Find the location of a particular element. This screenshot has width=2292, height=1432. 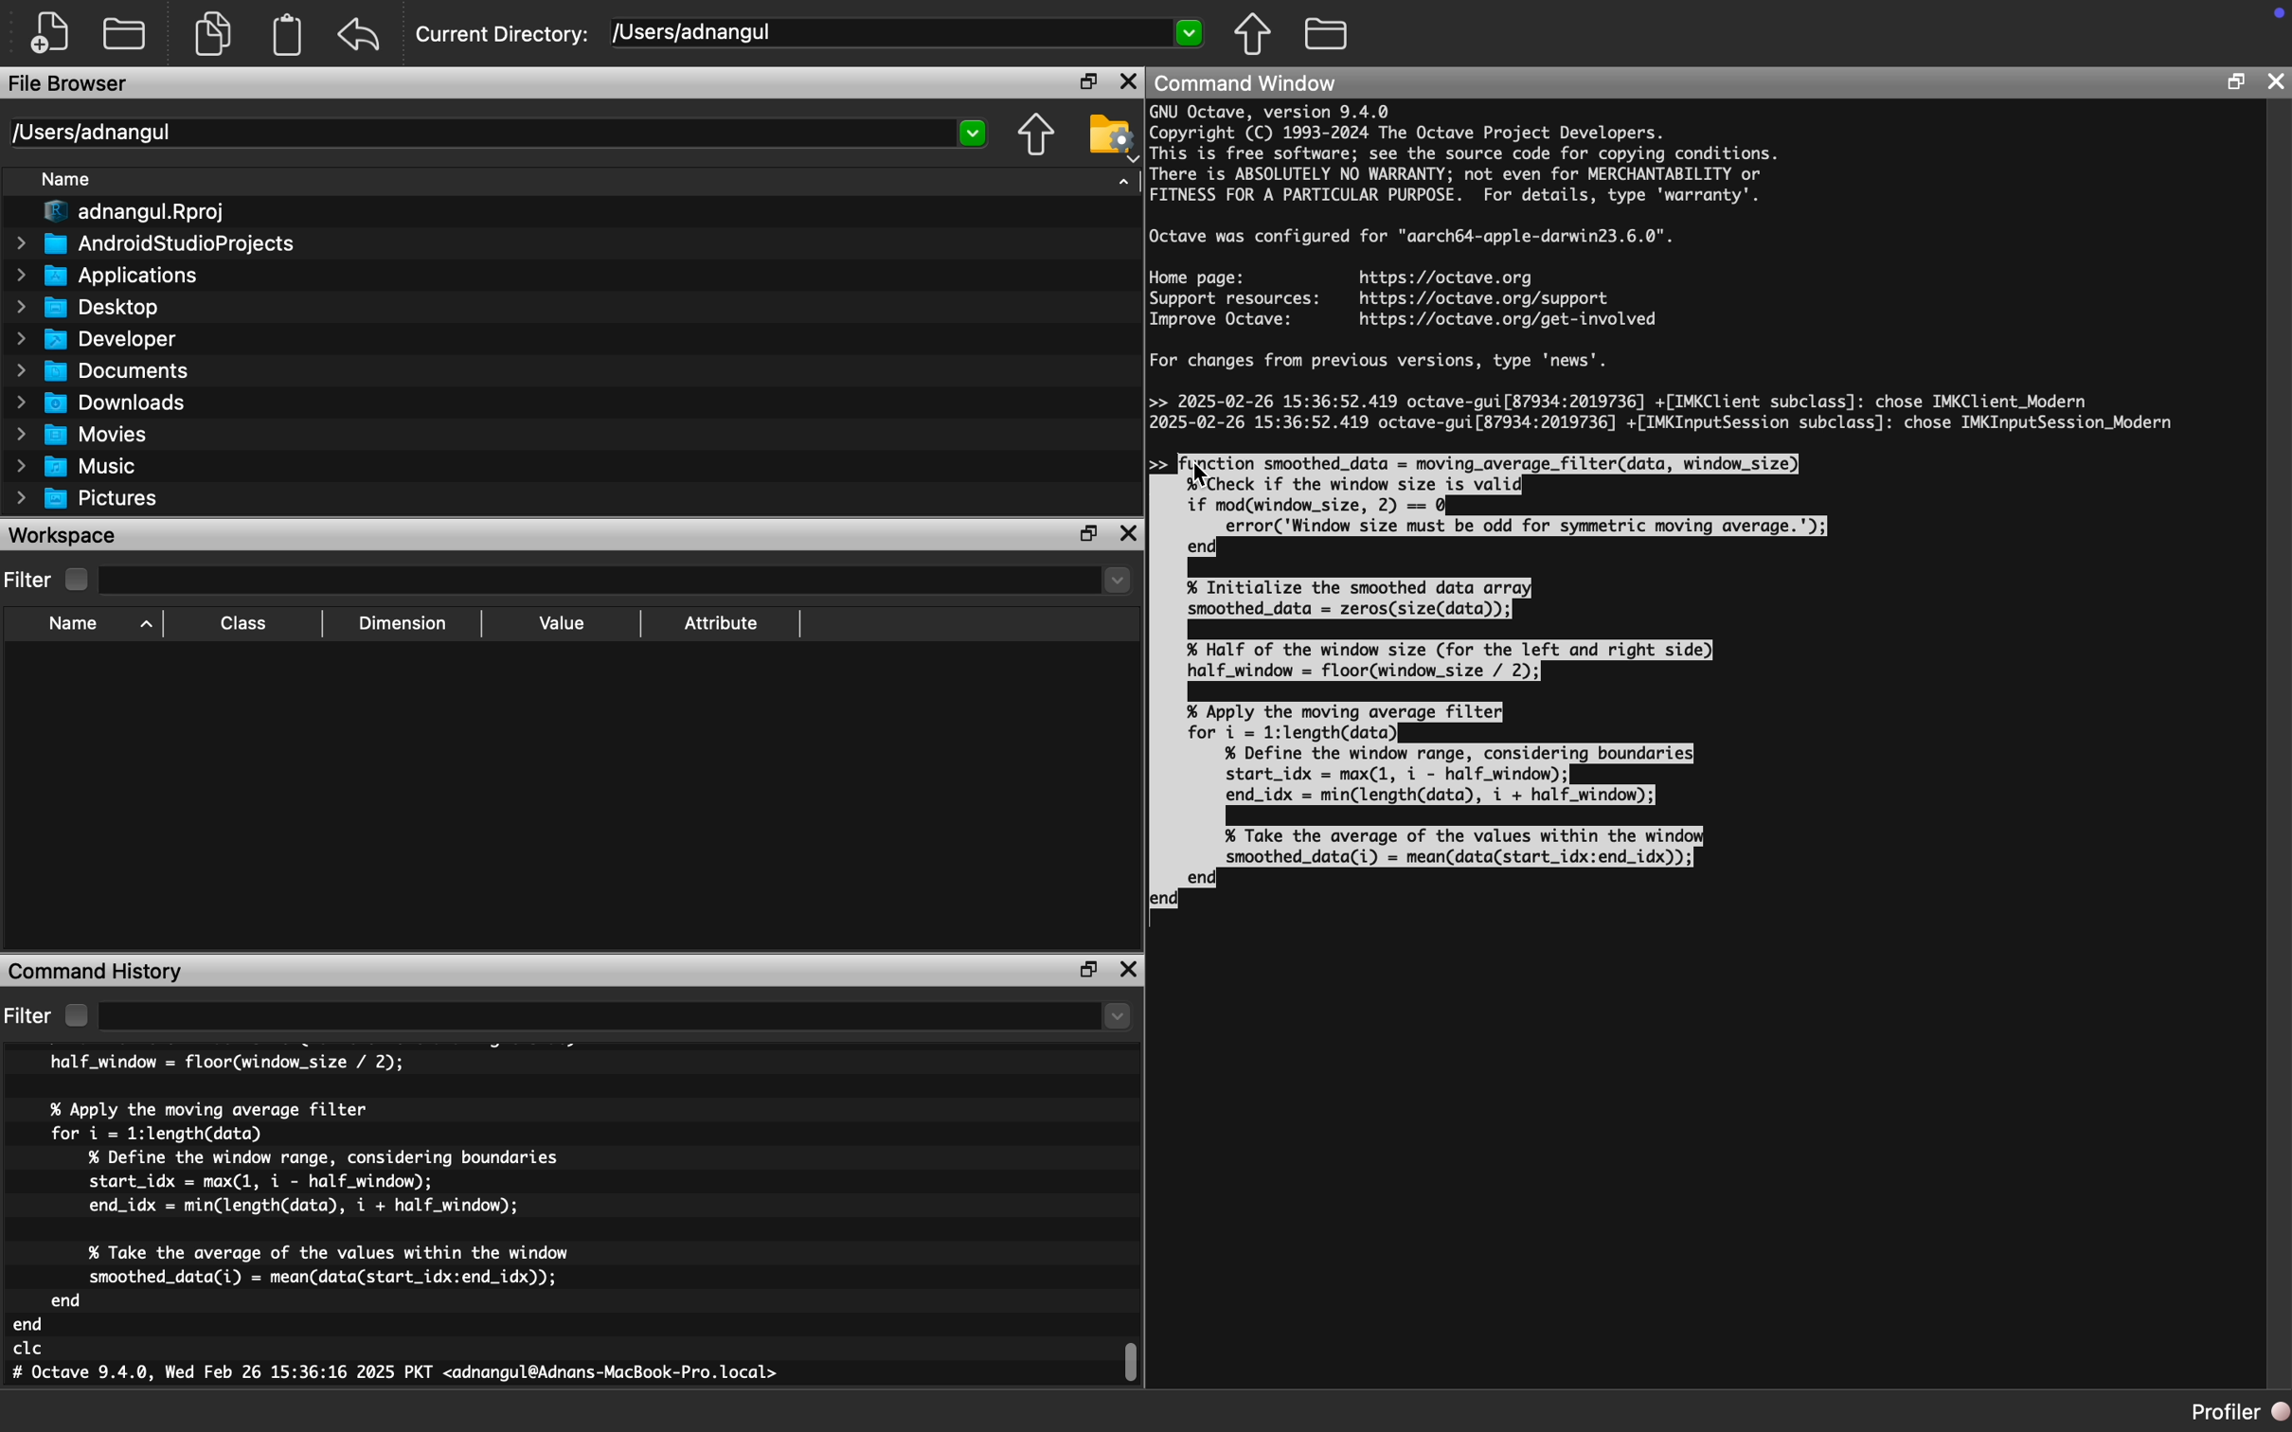

Value is located at coordinates (560, 624).